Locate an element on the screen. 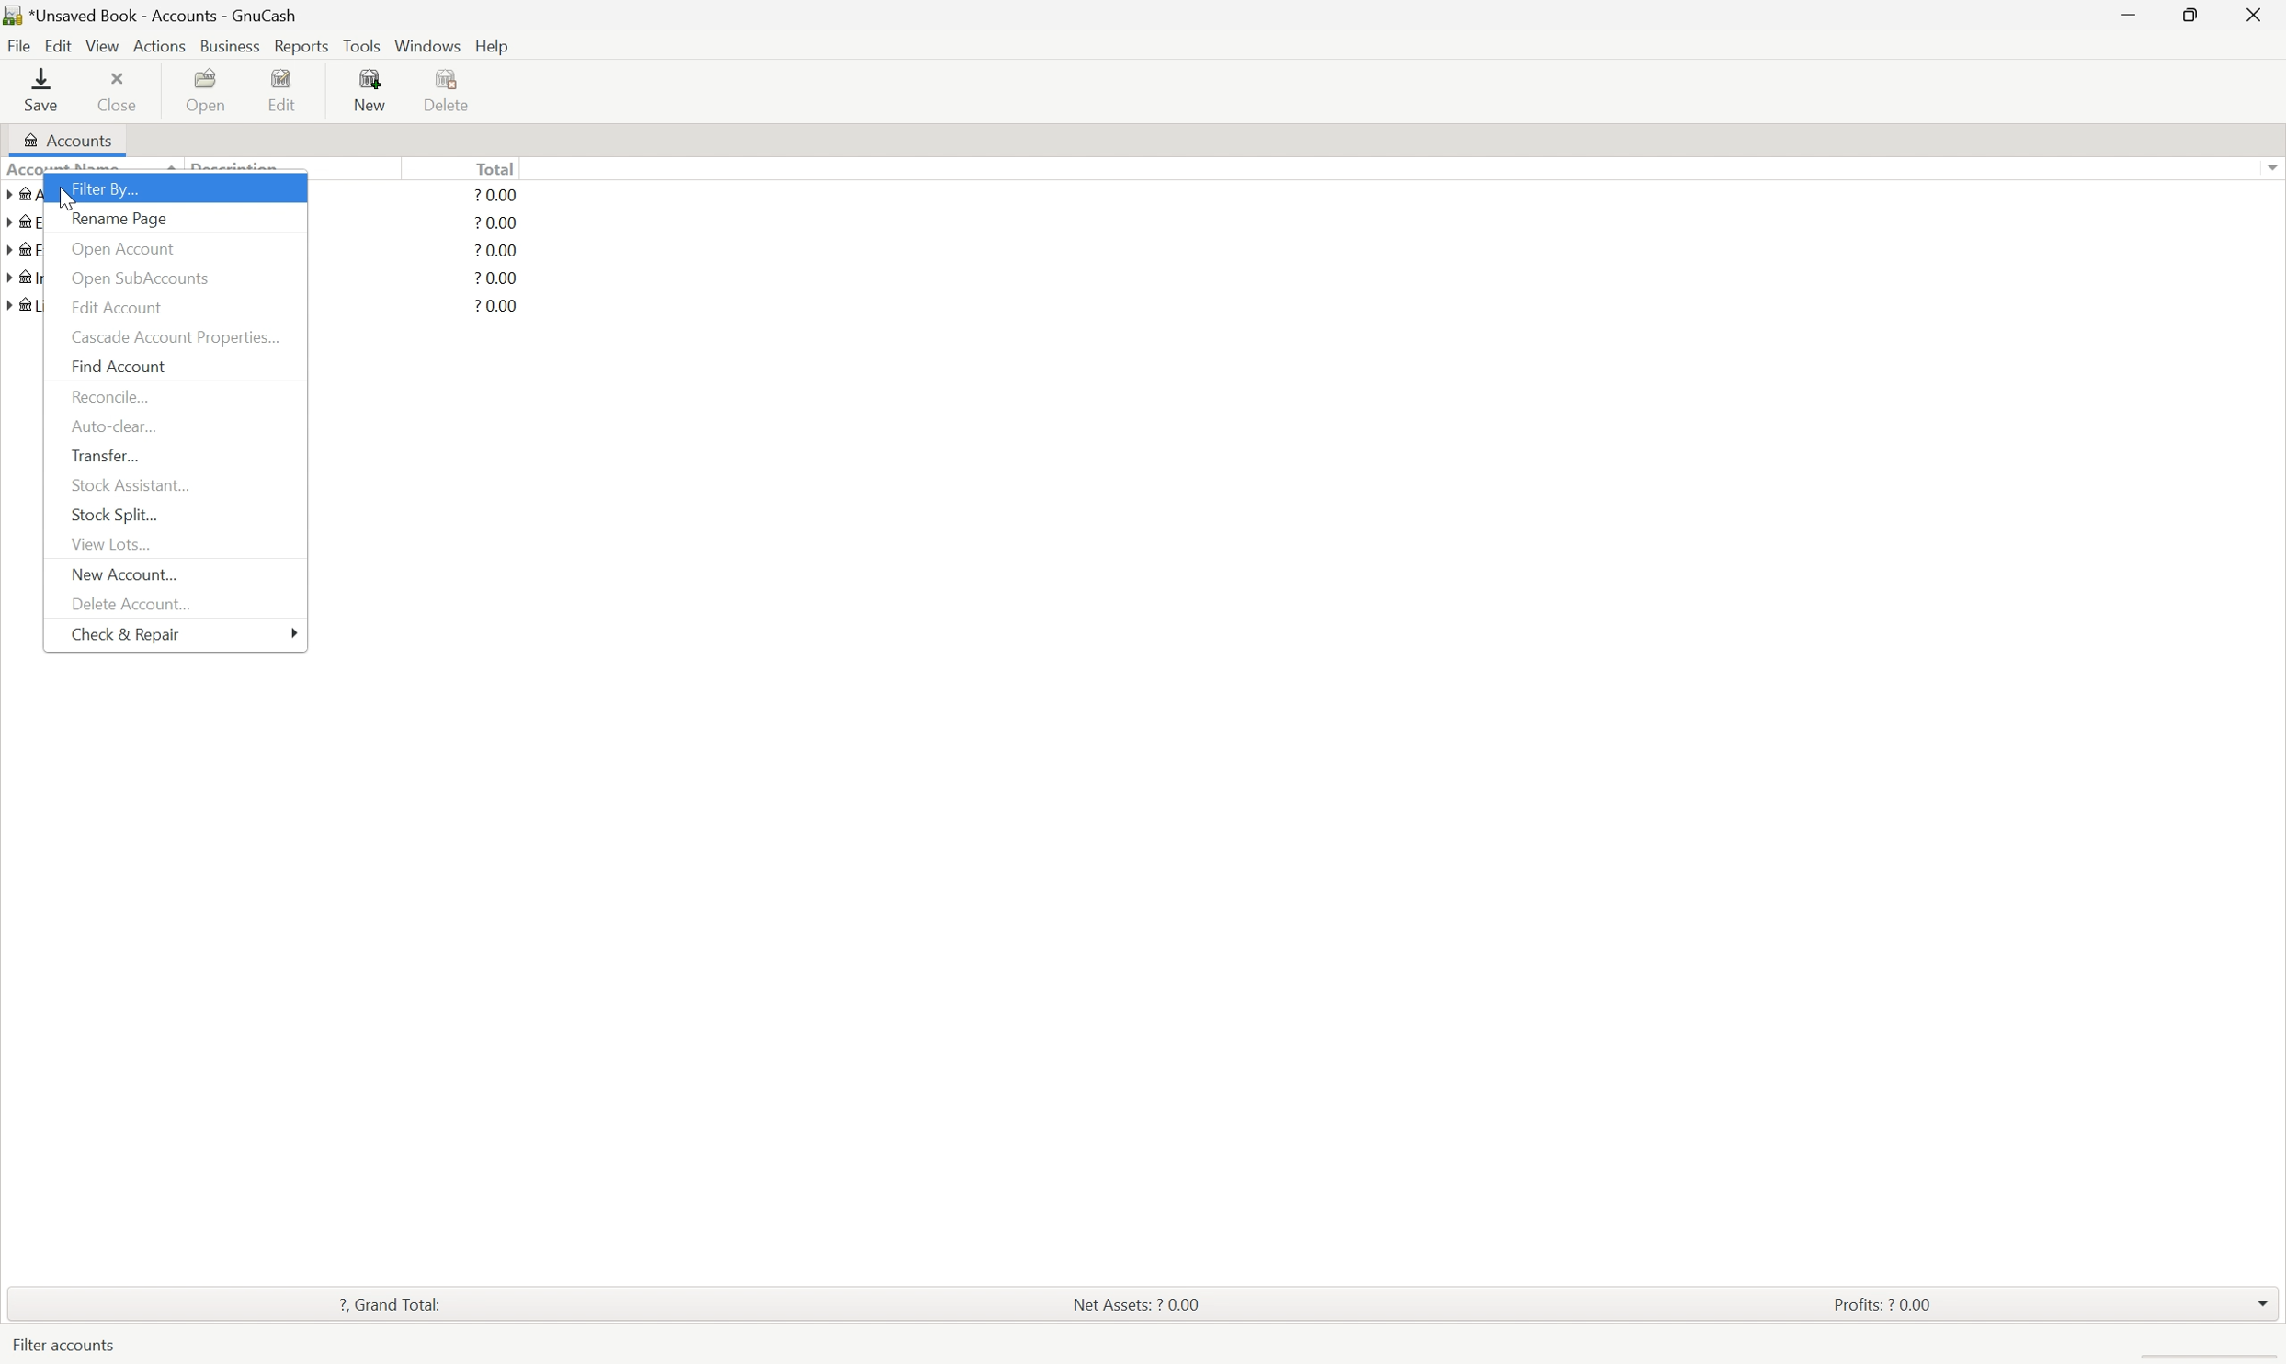 The width and height of the screenshot is (2286, 1364). Total is located at coordinates (495, 167).